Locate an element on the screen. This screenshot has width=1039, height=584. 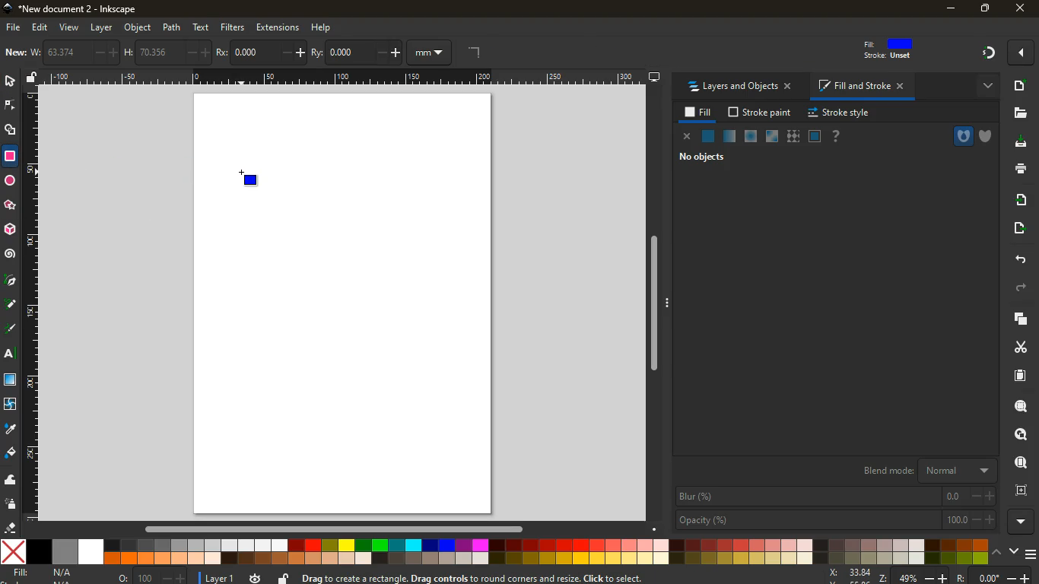
spray is located at coordinates (11, 504).